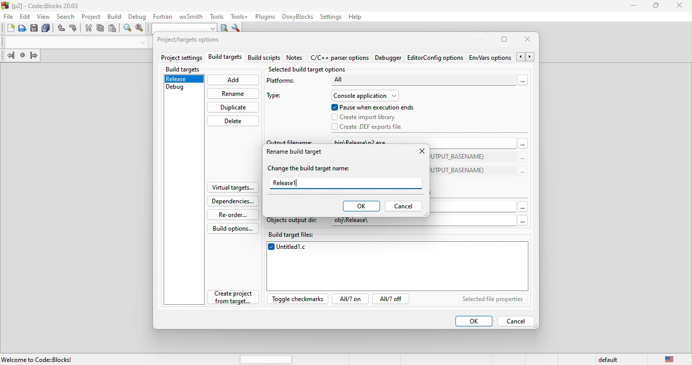  Describe the element at coordinates (237, 229) in the screenshot. I see `build options` at that location.